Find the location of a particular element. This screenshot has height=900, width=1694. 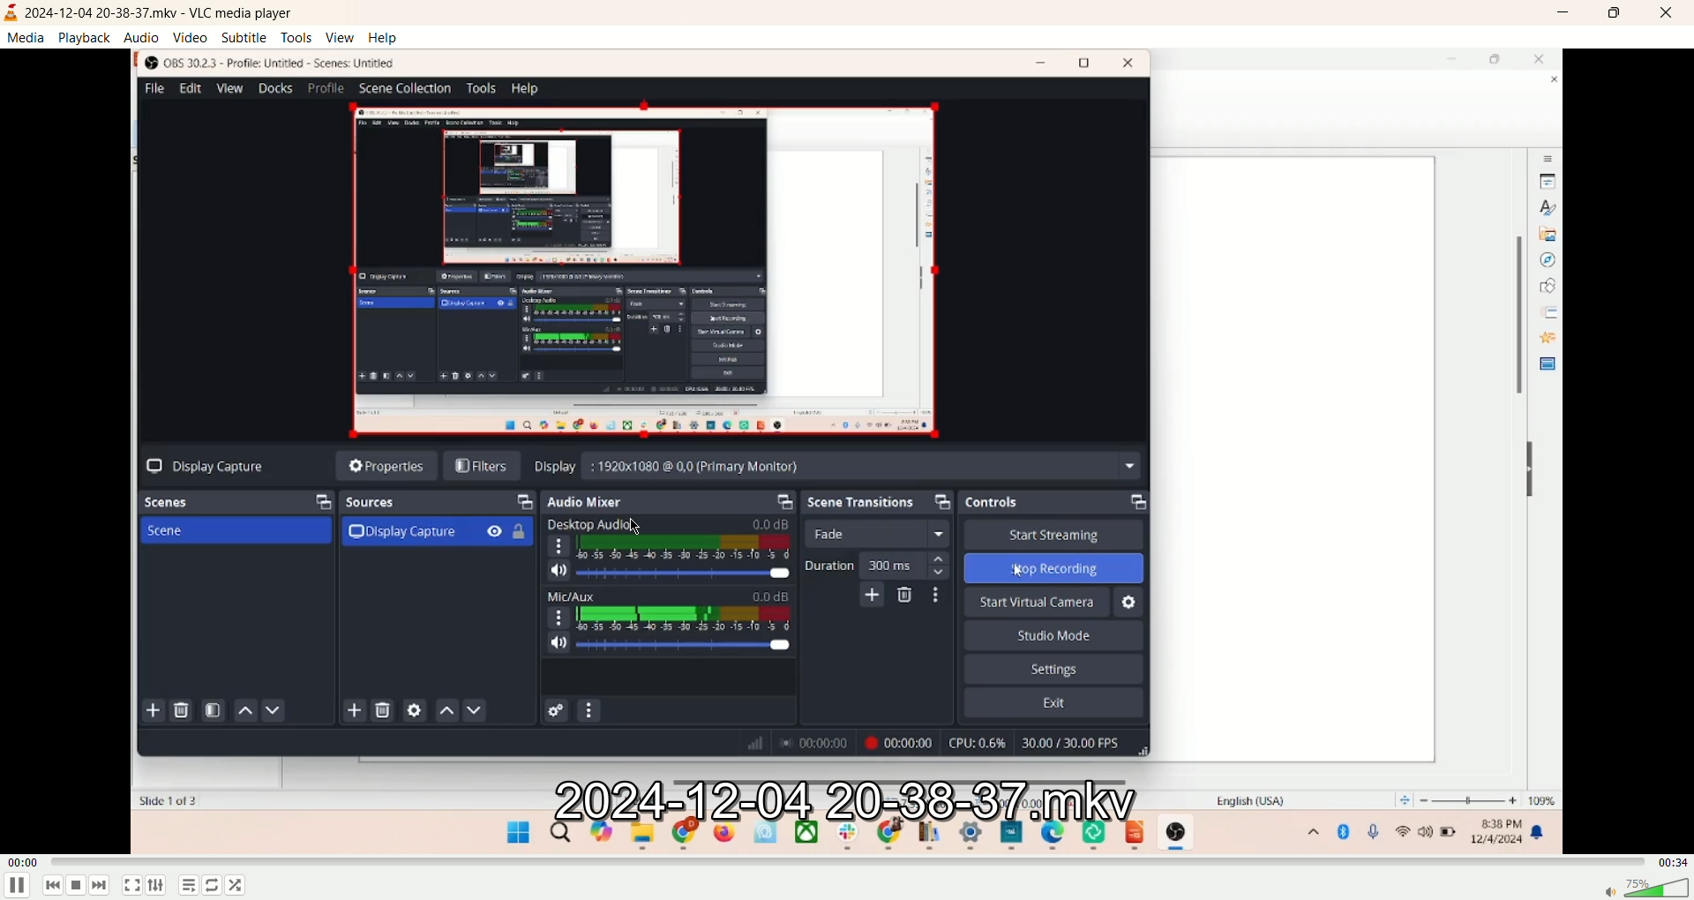

audio is located at coordinates (143, 37).